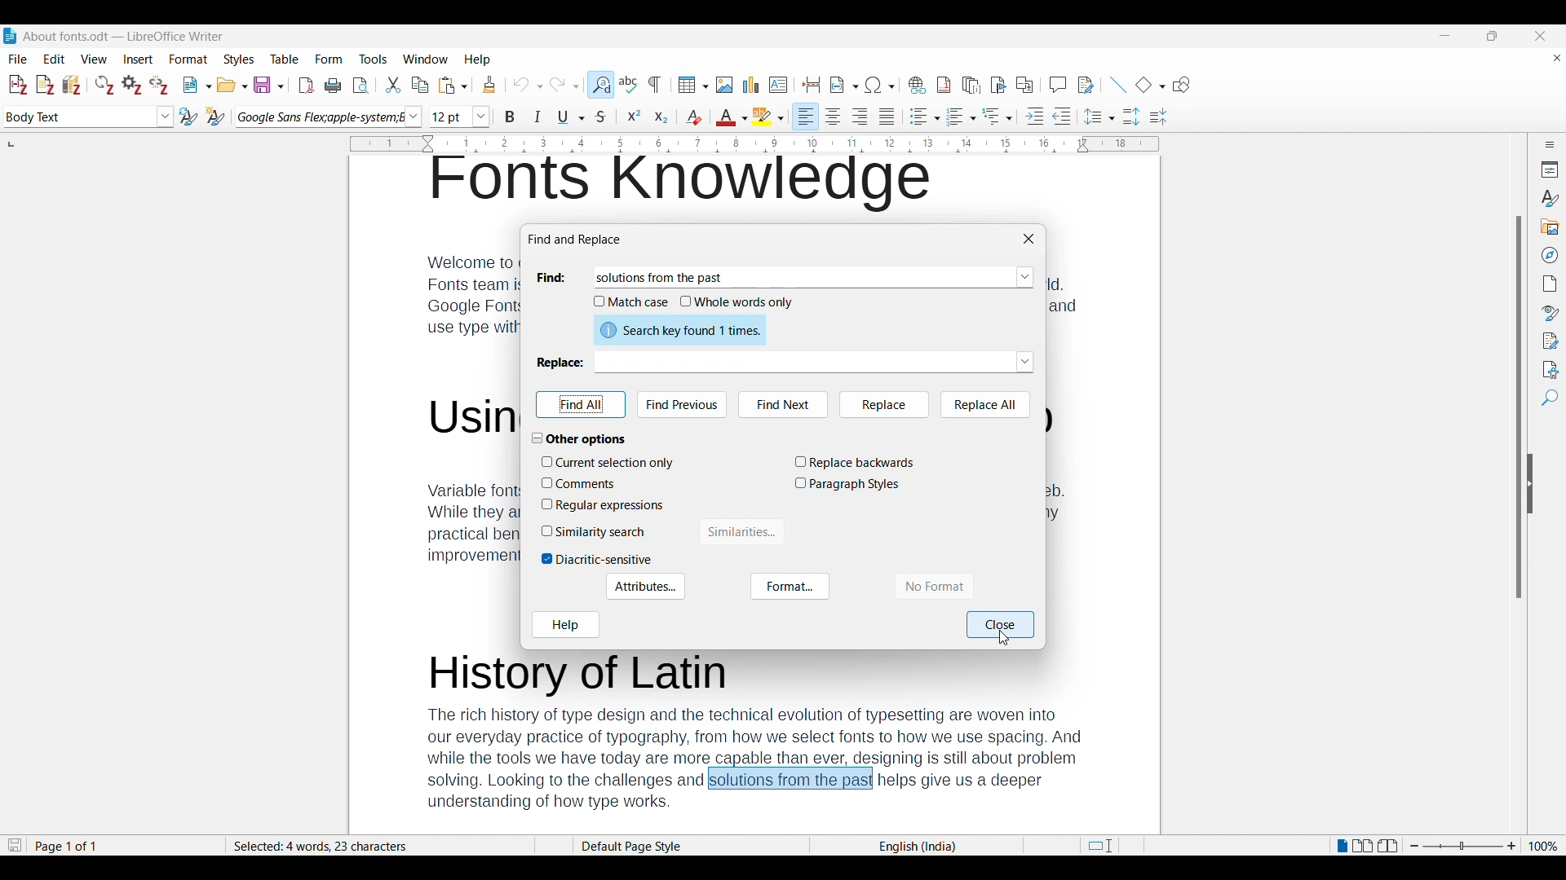 This screenshot has height=880, width=1566. Describe the element at coordinates (333, 85) in the screenshot. I see `Print` at that location.